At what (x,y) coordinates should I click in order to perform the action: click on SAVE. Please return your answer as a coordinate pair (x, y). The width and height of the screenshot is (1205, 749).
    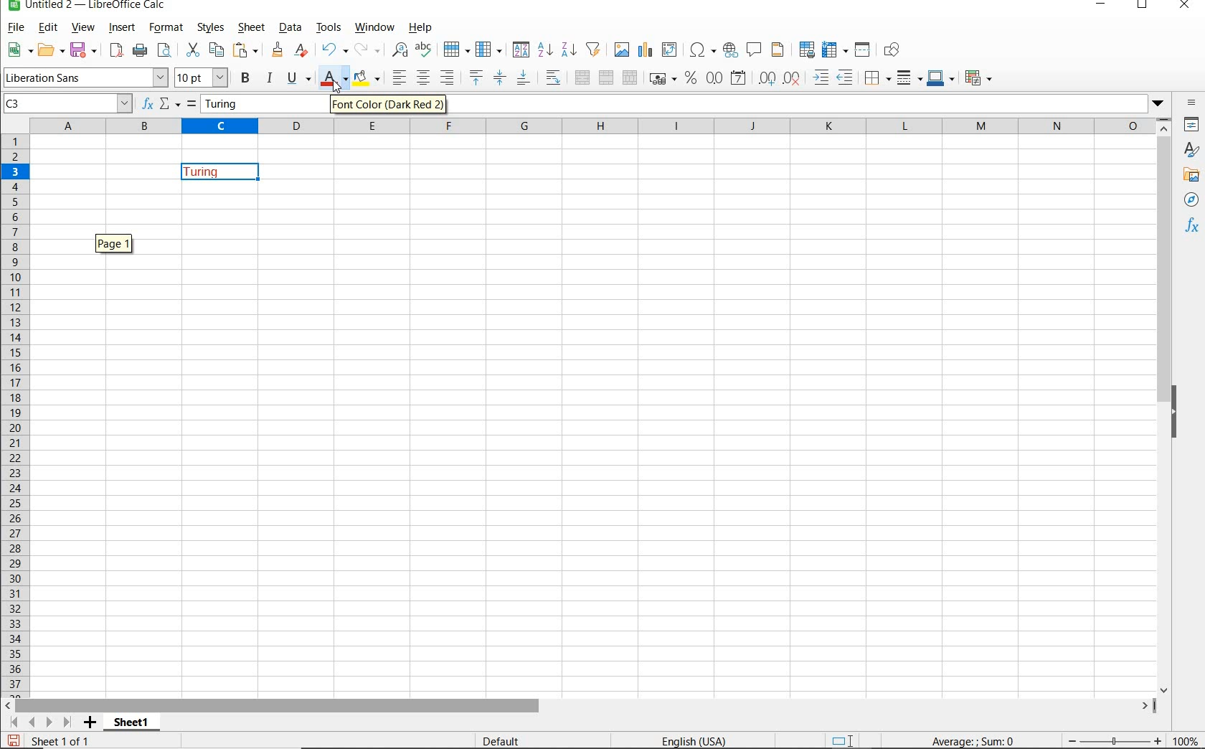
    Looking at the image, I should click on (83, 50).